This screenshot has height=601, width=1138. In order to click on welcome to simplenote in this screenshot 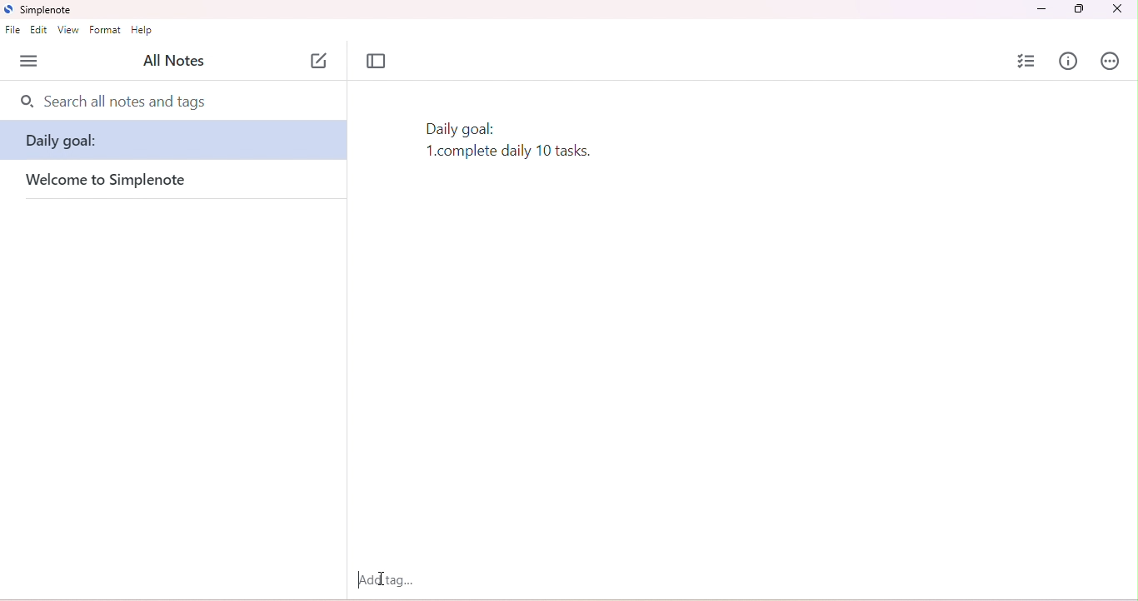, I will do `click(127, 181)`.